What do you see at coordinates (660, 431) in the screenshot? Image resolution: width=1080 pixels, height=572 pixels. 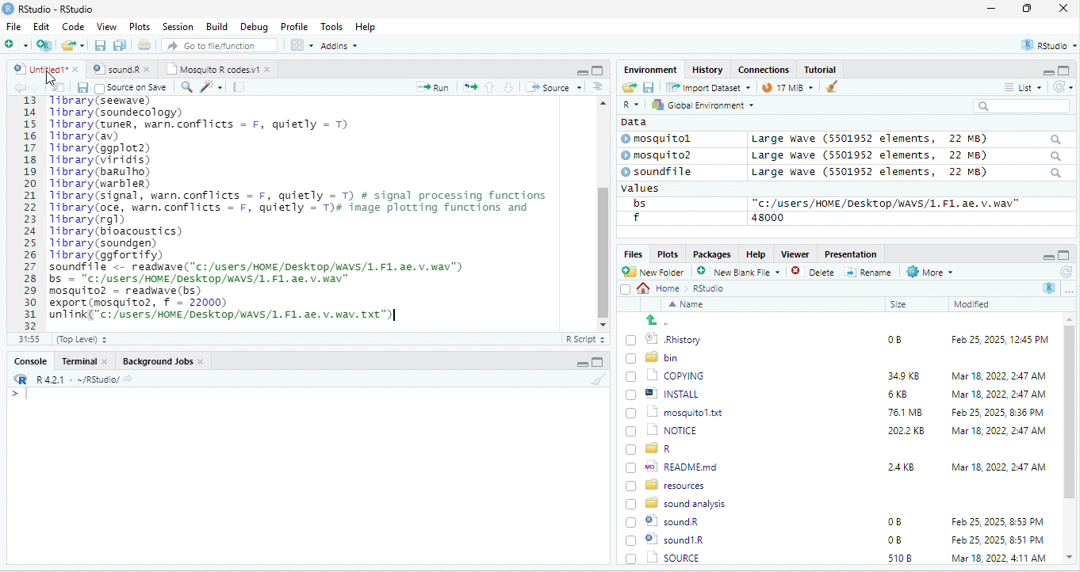 I see `(7) 1 NOTICE` at bounding box center [660, 431].